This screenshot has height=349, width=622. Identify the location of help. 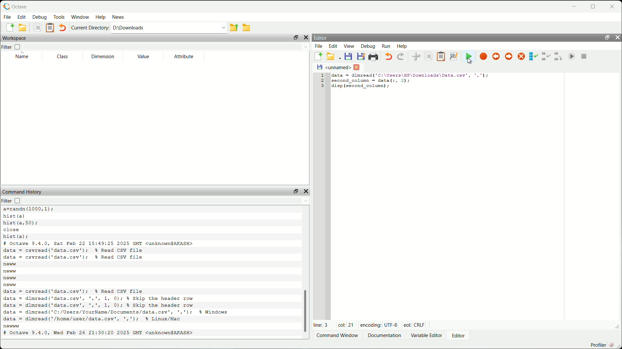
(404, 47).